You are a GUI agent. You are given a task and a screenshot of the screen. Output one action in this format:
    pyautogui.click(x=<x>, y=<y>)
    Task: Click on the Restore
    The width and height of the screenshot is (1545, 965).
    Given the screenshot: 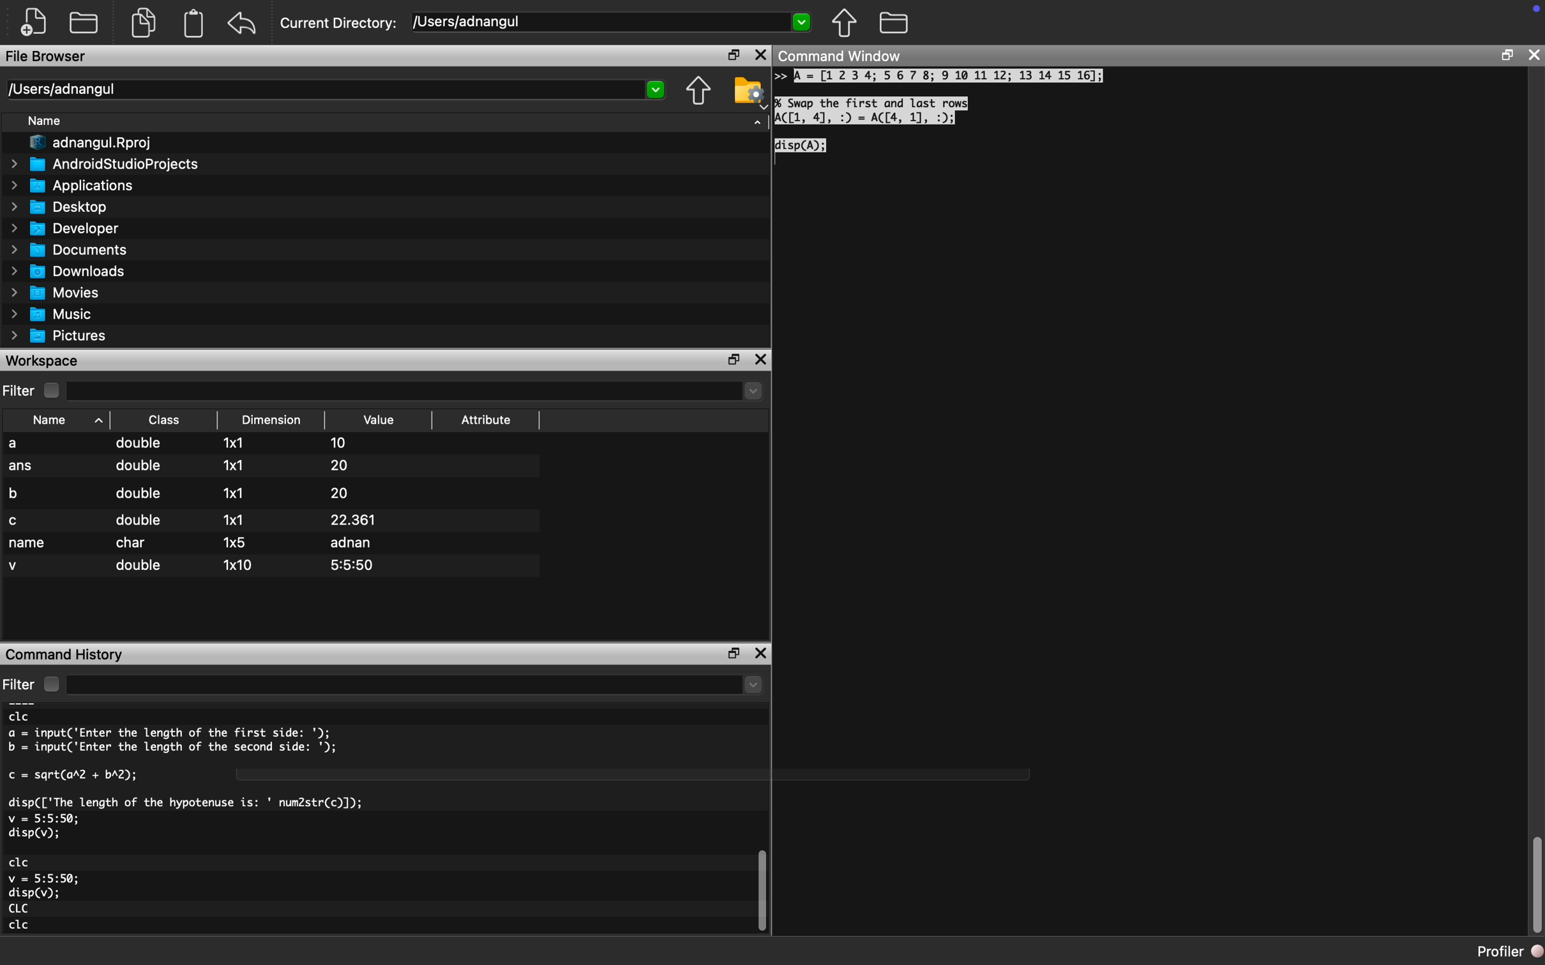 What is the action you would take?
    pyautogui.click(x=1507, y=55)
    